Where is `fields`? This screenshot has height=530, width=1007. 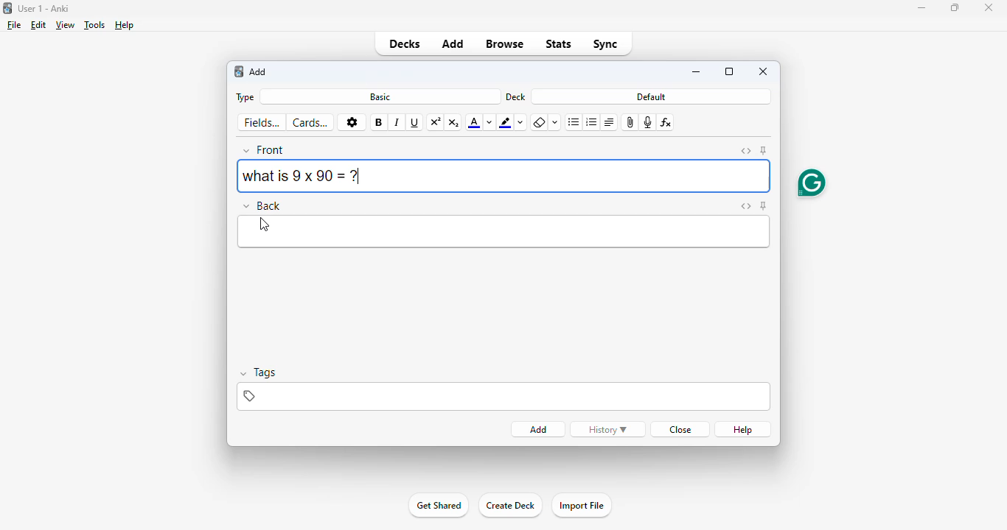 fields is located at coordinates (262, 123).